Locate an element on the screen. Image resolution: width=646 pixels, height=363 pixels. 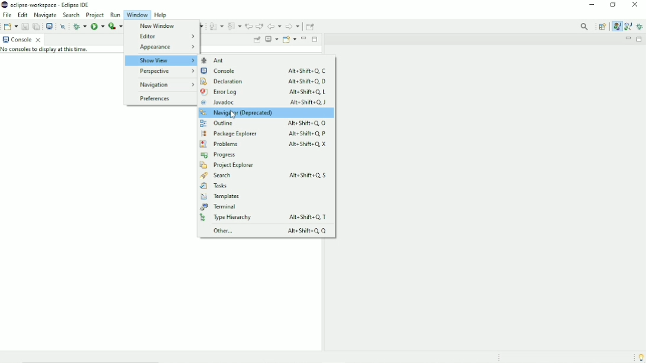
Display selected console is located at coordinates (272, 40).